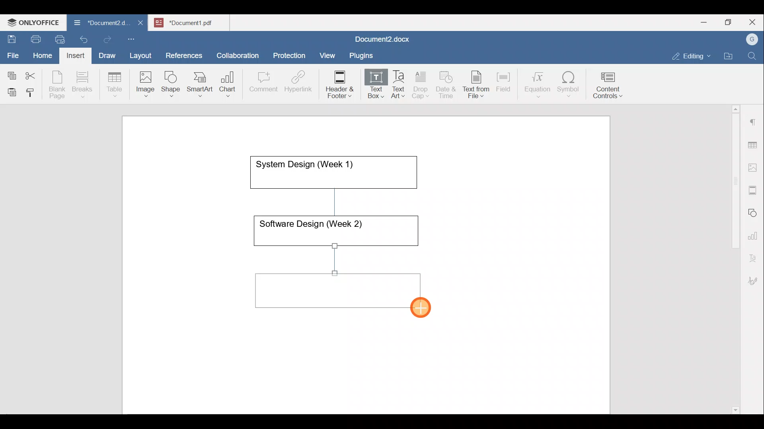 The image size is (764, 429). What do you see at coordinates (236, 51) in the screenshot?
I see `Collaboration` at bounding box center [236, 51].